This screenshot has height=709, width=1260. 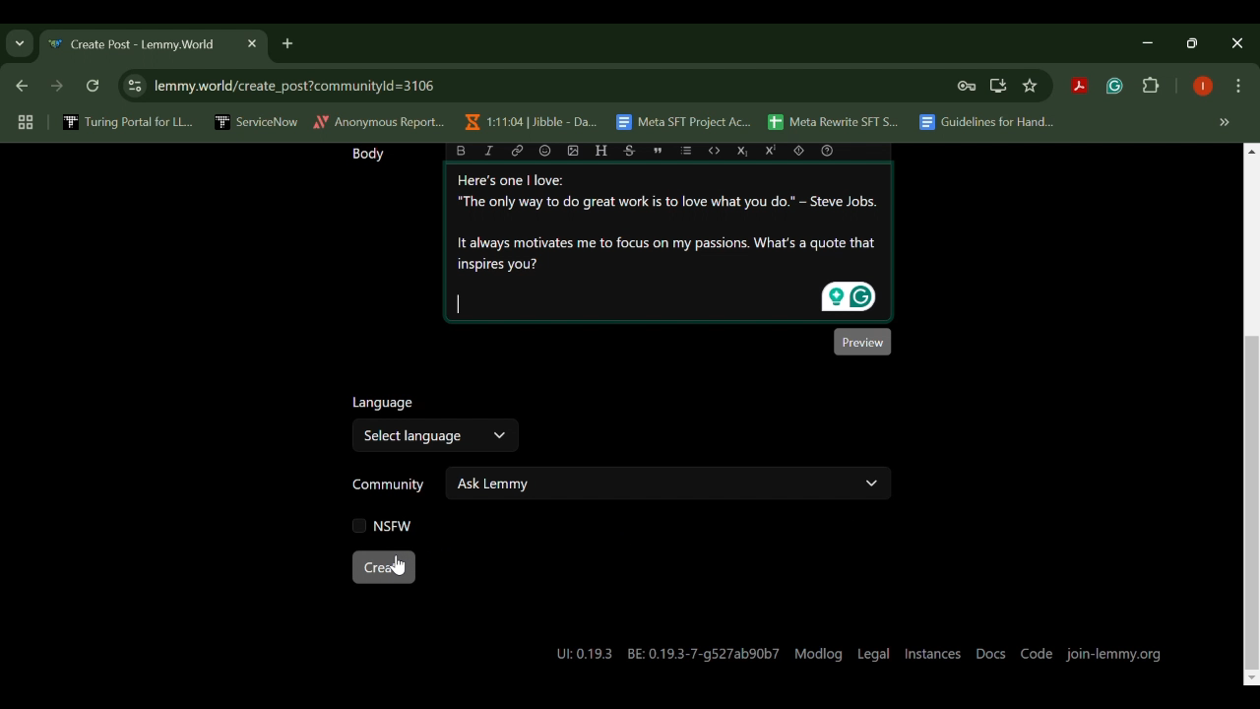 What do you see at coordinates (682, 123) in the screenshot?
I see `Meta SFT Project Ac...` at bounding box center [682, 123].